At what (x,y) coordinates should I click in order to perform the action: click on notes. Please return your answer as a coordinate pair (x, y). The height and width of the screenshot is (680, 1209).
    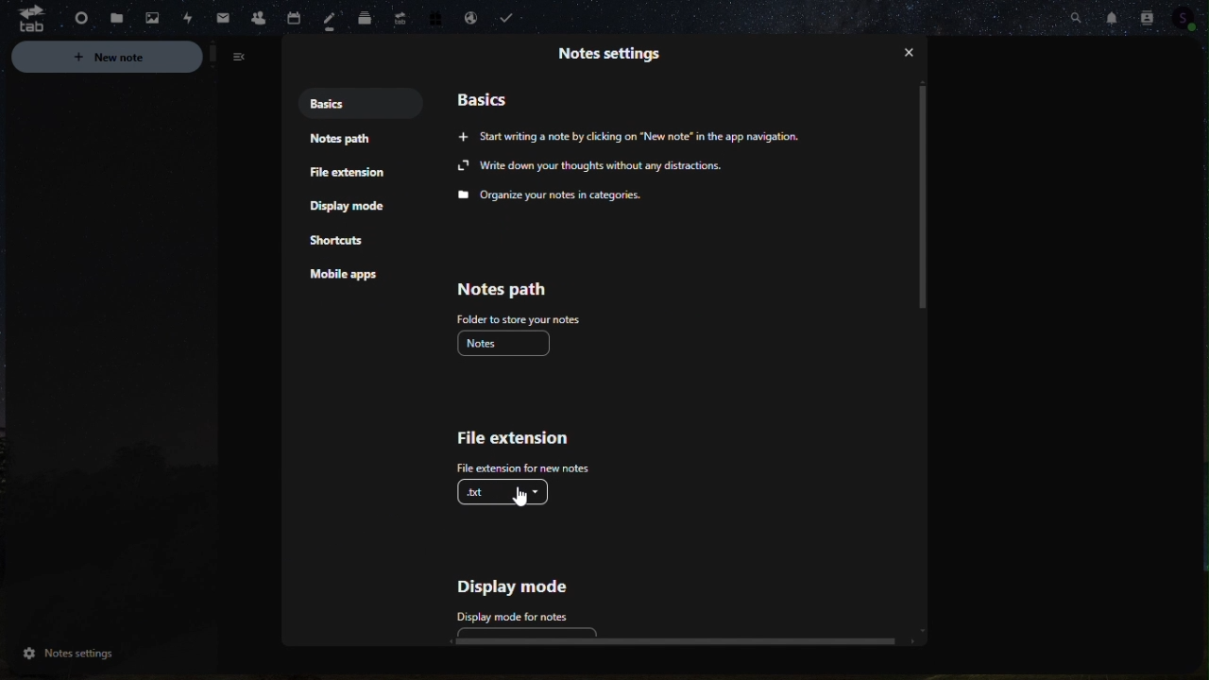
    Looking at the image, I should click on (508, 343).